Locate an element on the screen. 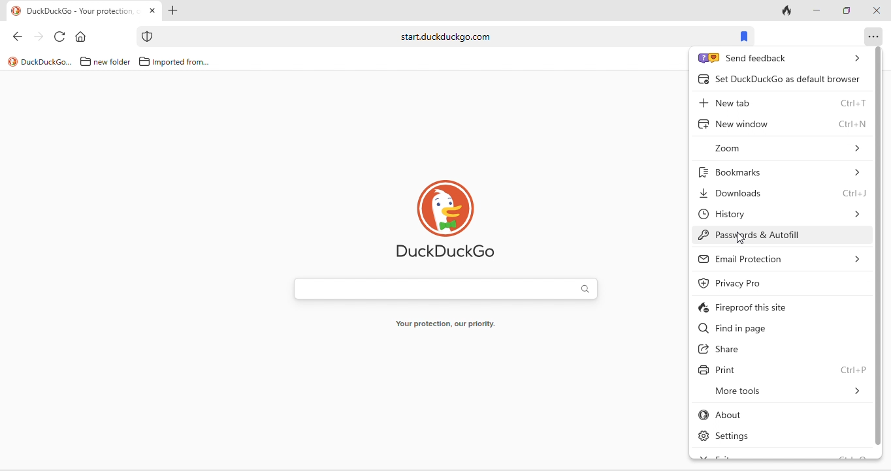 The width and height of the screenshot is (891, 471). add new tab is located at coordinates (174, 10).